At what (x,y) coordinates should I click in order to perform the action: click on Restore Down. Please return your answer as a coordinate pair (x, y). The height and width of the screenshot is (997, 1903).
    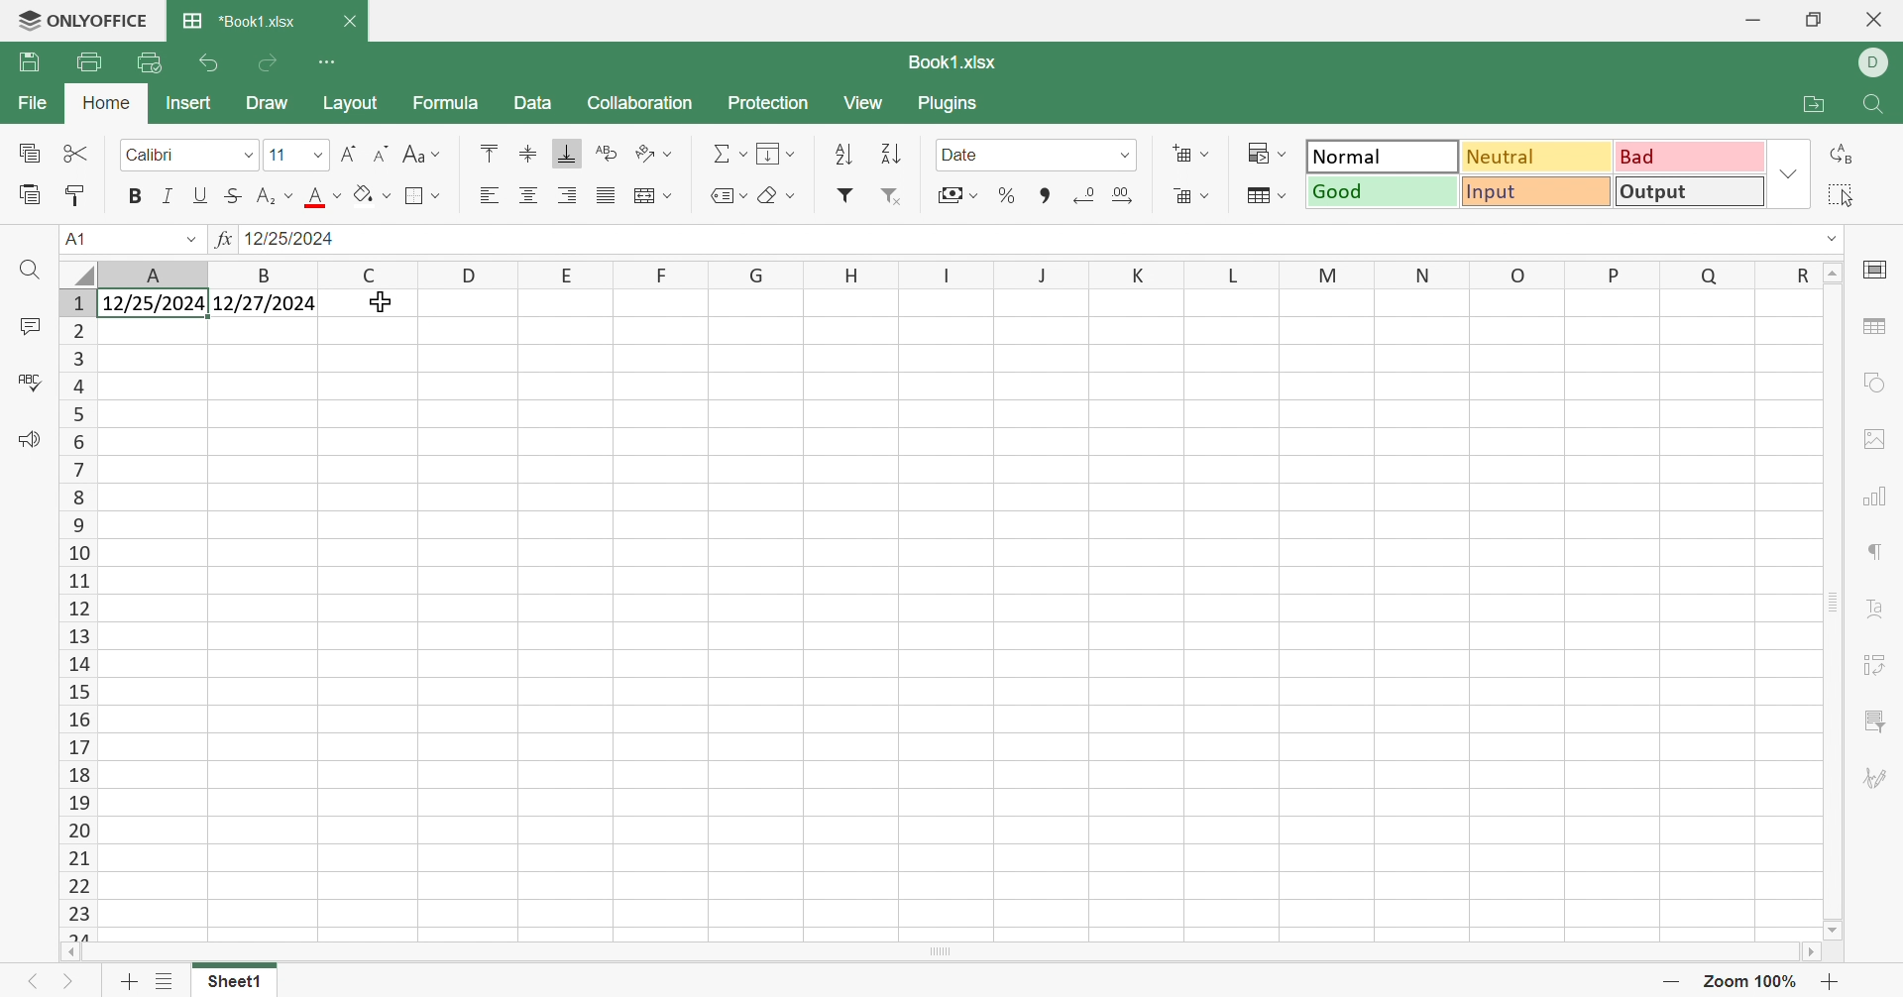
    Looking at the image, I should click on (1815, 20).